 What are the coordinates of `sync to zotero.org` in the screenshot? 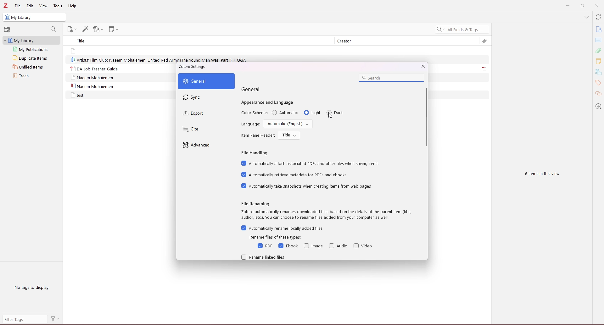 It's located at (598, 17).